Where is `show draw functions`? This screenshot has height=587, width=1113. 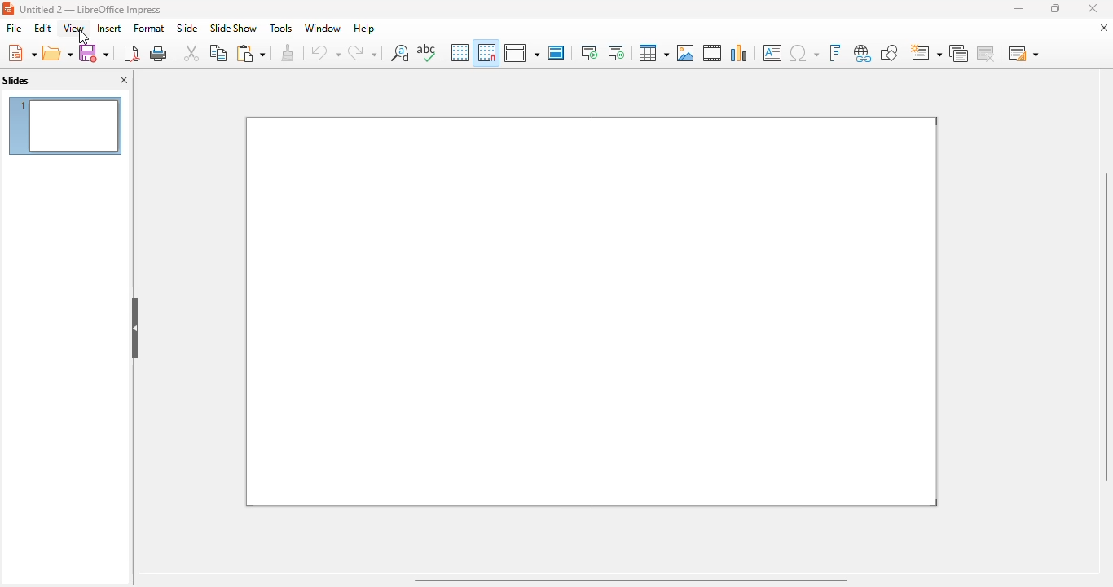
show draw functions is located at coordinates (890, 52).